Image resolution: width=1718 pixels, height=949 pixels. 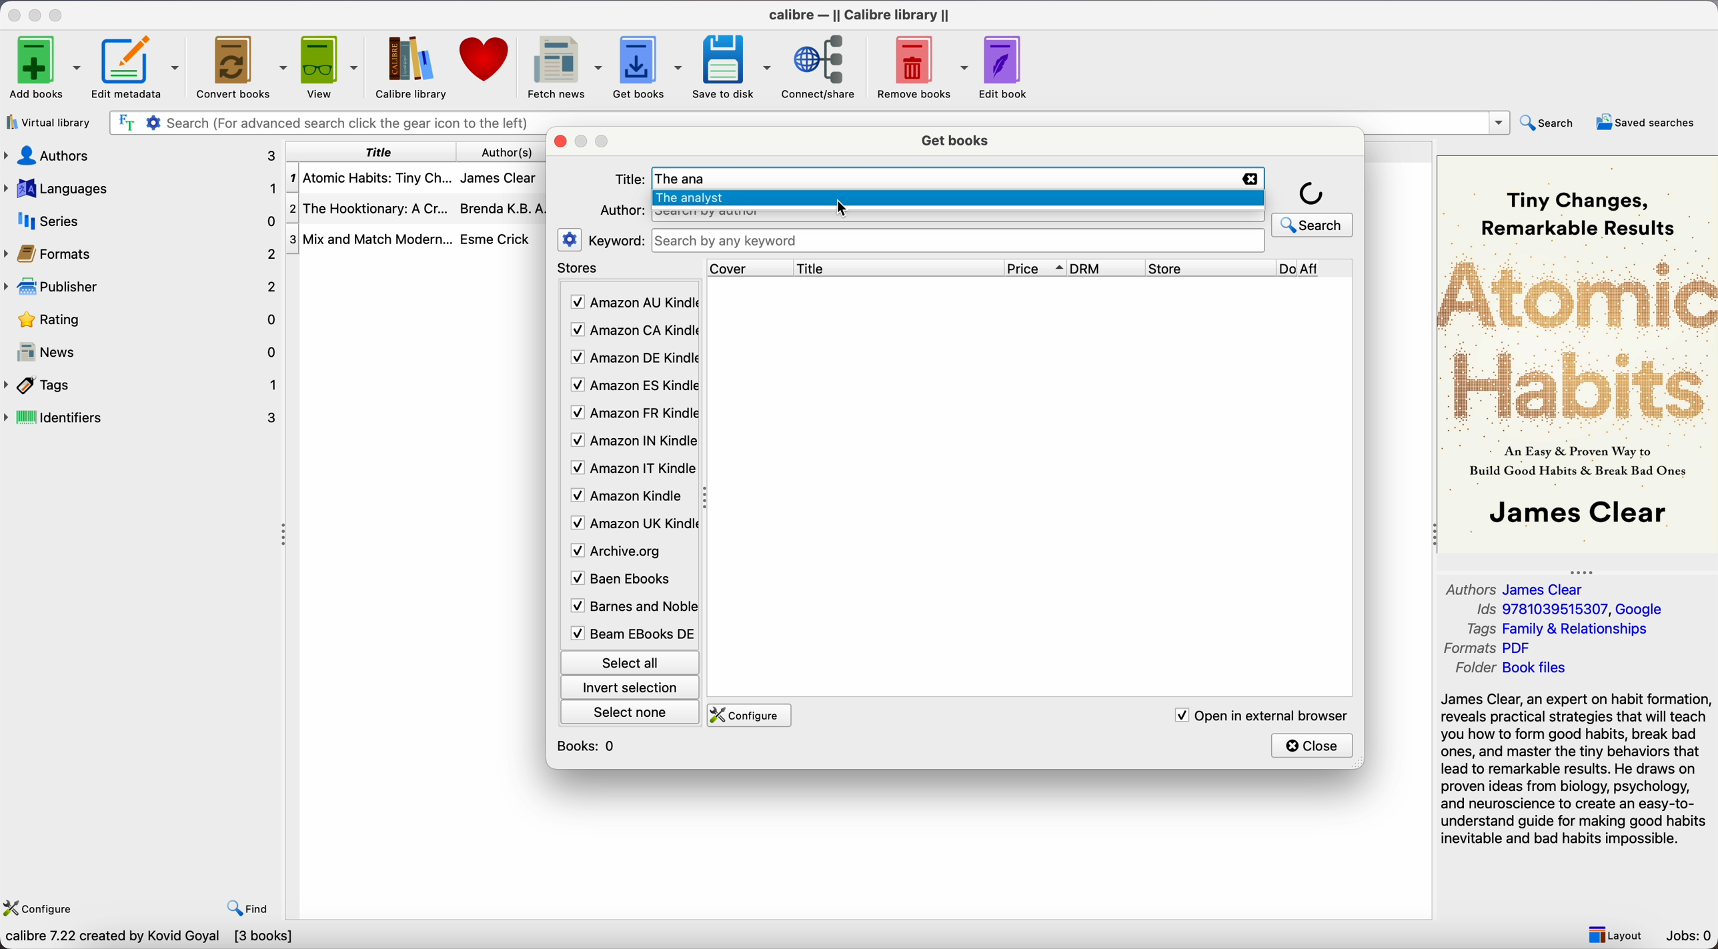 What do you see at coordinates (922, 67) in the screenshot?
I see `remove books` at bounding box center [922, 67].